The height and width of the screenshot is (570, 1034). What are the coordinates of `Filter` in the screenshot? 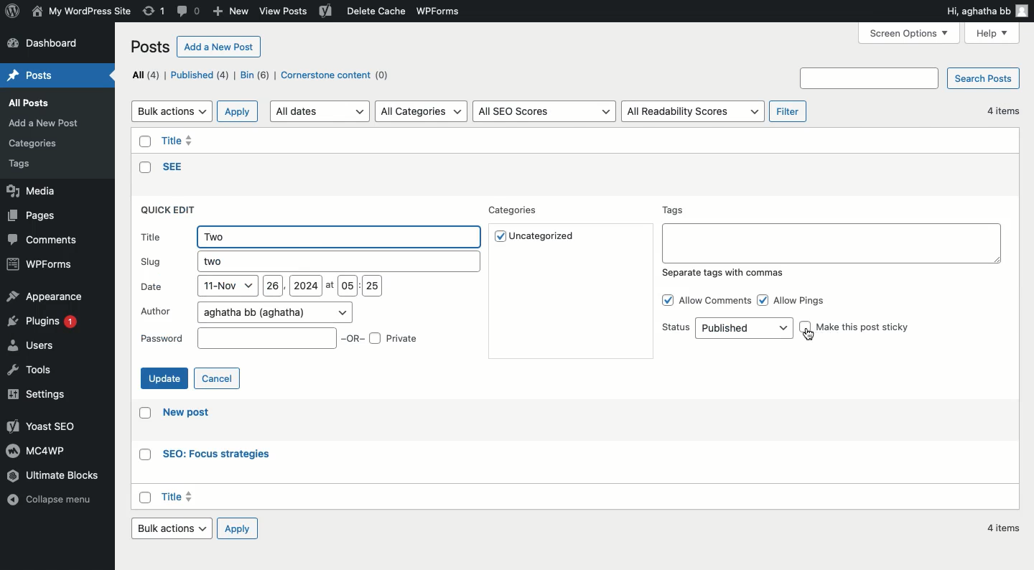 It's located at (788, 111).